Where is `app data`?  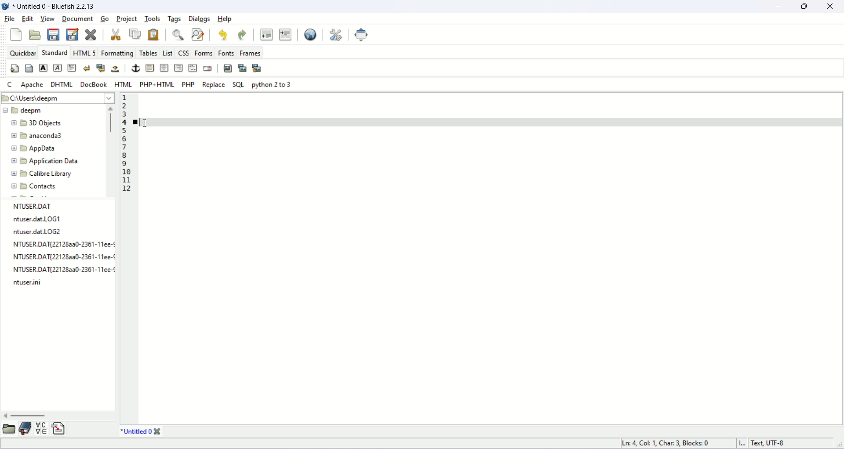 app data is located at coordinates (34, 148).